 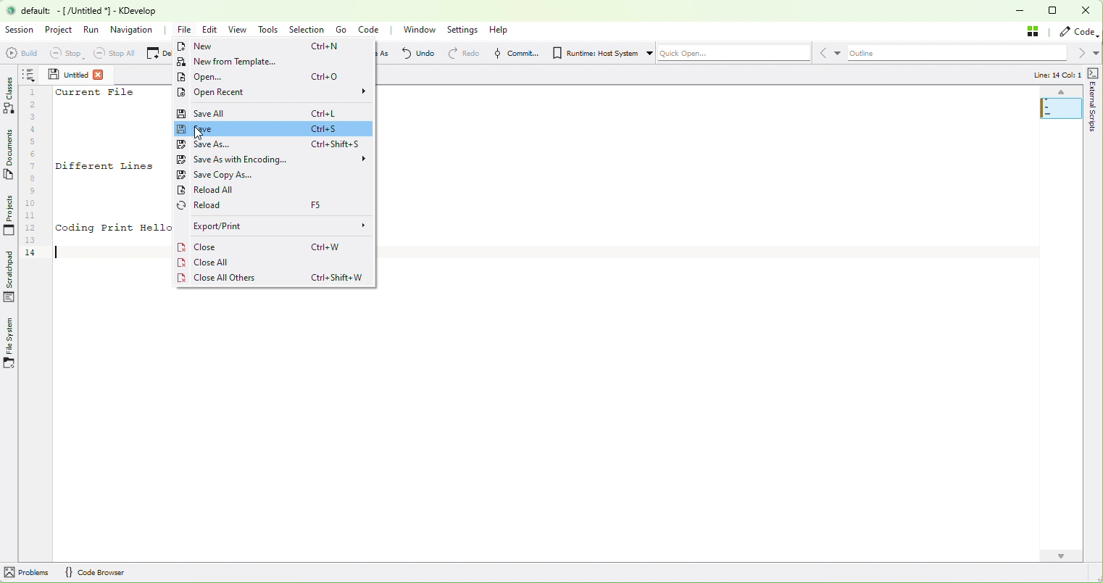 What do you see at coordinates (201, 247) in the screenshot?
I see `Close` at bounding box center [201, 247].